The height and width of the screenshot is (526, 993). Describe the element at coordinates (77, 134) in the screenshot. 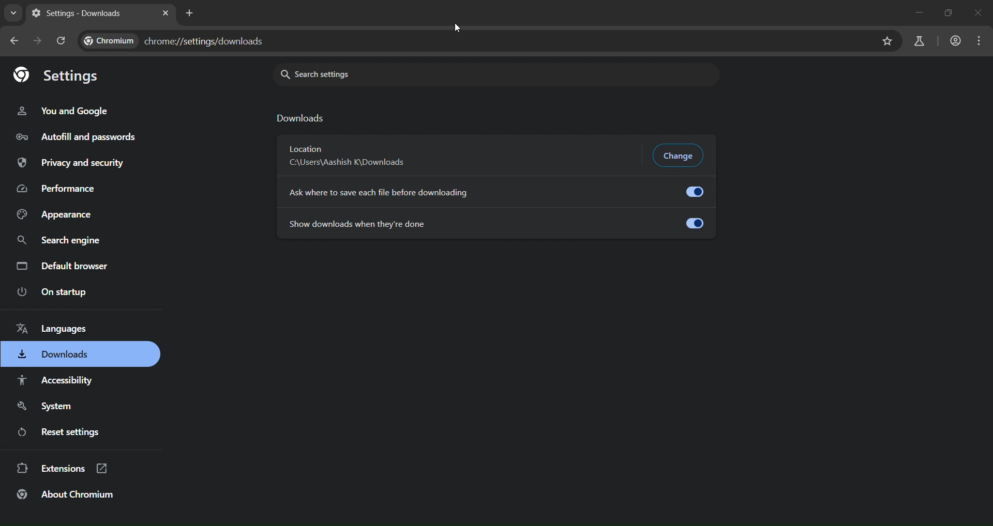

I see `autofill and passwords` at that location.